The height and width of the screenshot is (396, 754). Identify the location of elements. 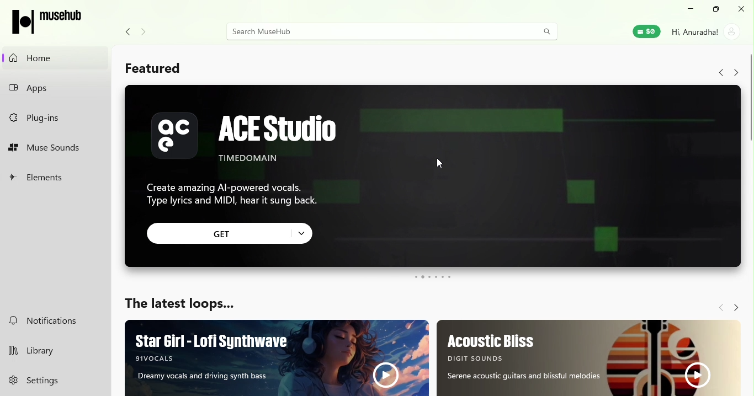
(57, 177).